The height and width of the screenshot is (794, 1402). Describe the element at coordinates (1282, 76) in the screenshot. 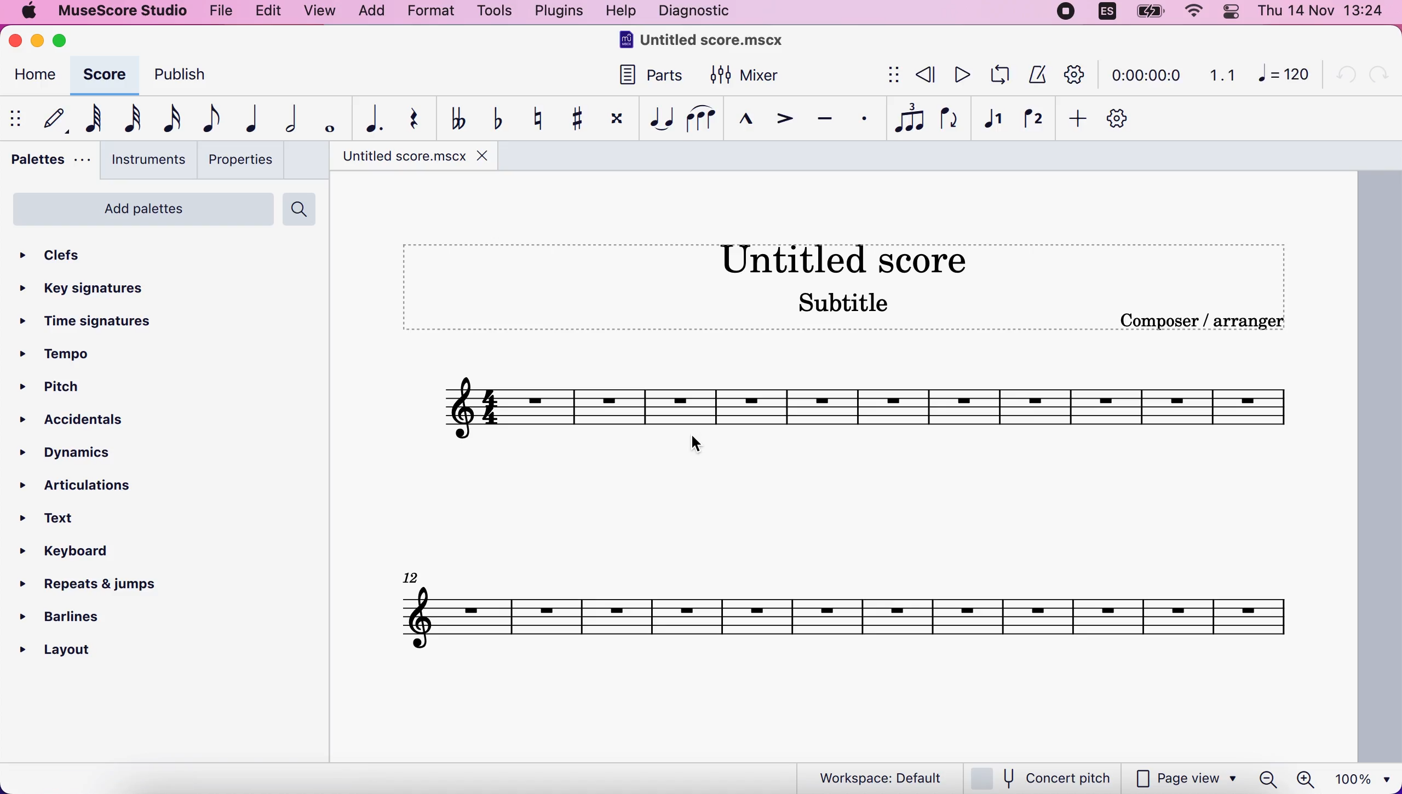

I see `= 120` at that location.